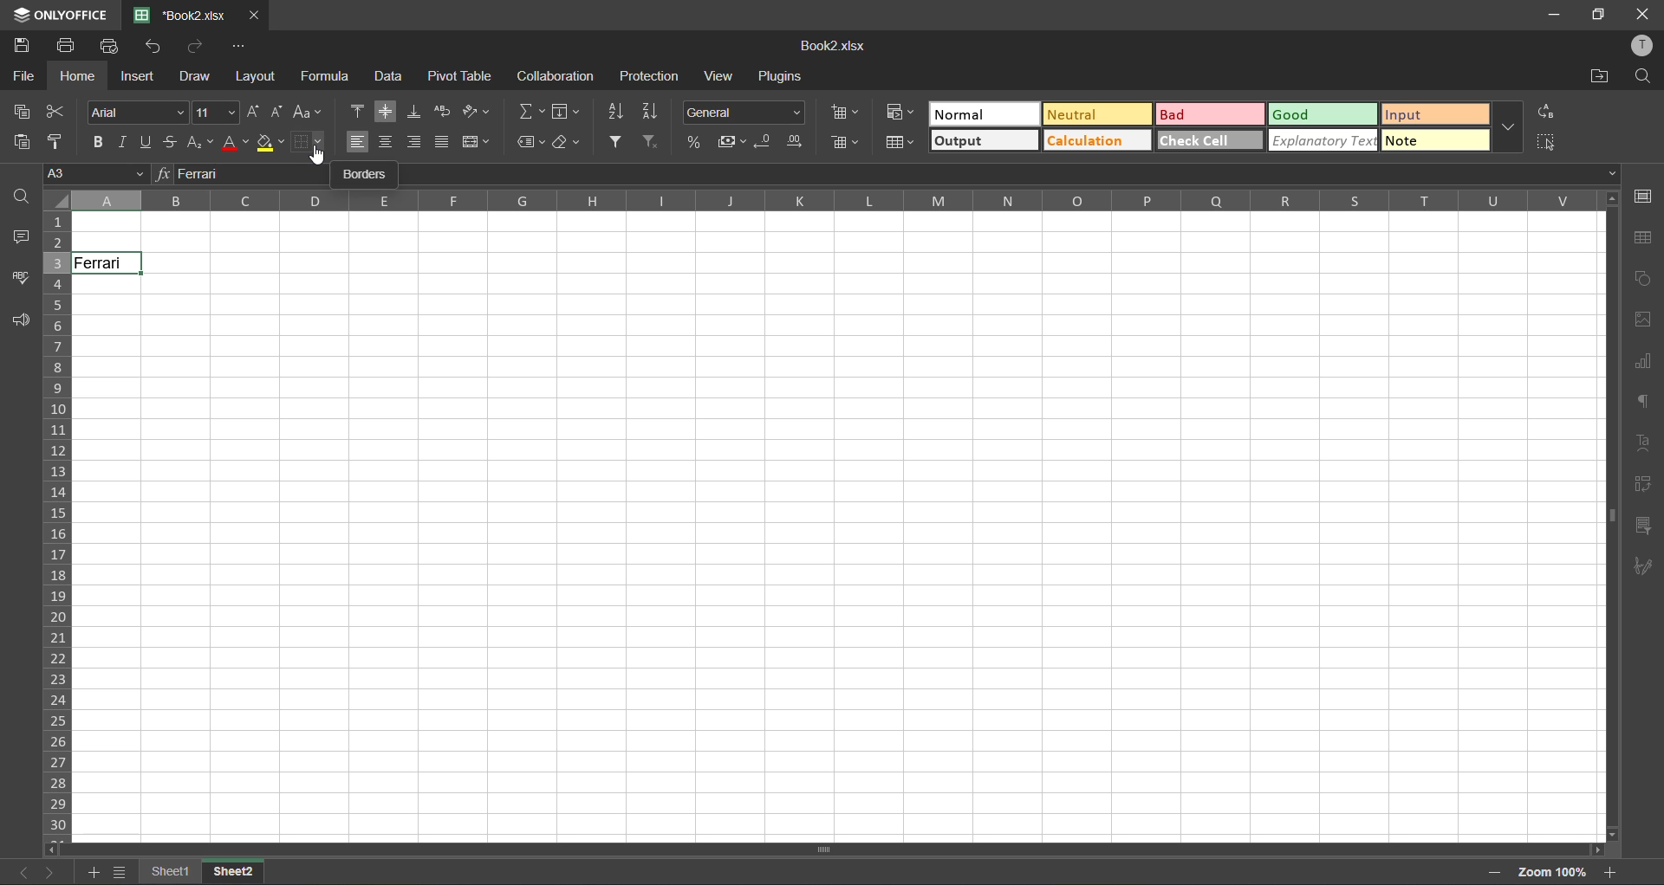 The width and height of the screenshot is (1664, 885). I want to click on align middle, so click(387, 111).